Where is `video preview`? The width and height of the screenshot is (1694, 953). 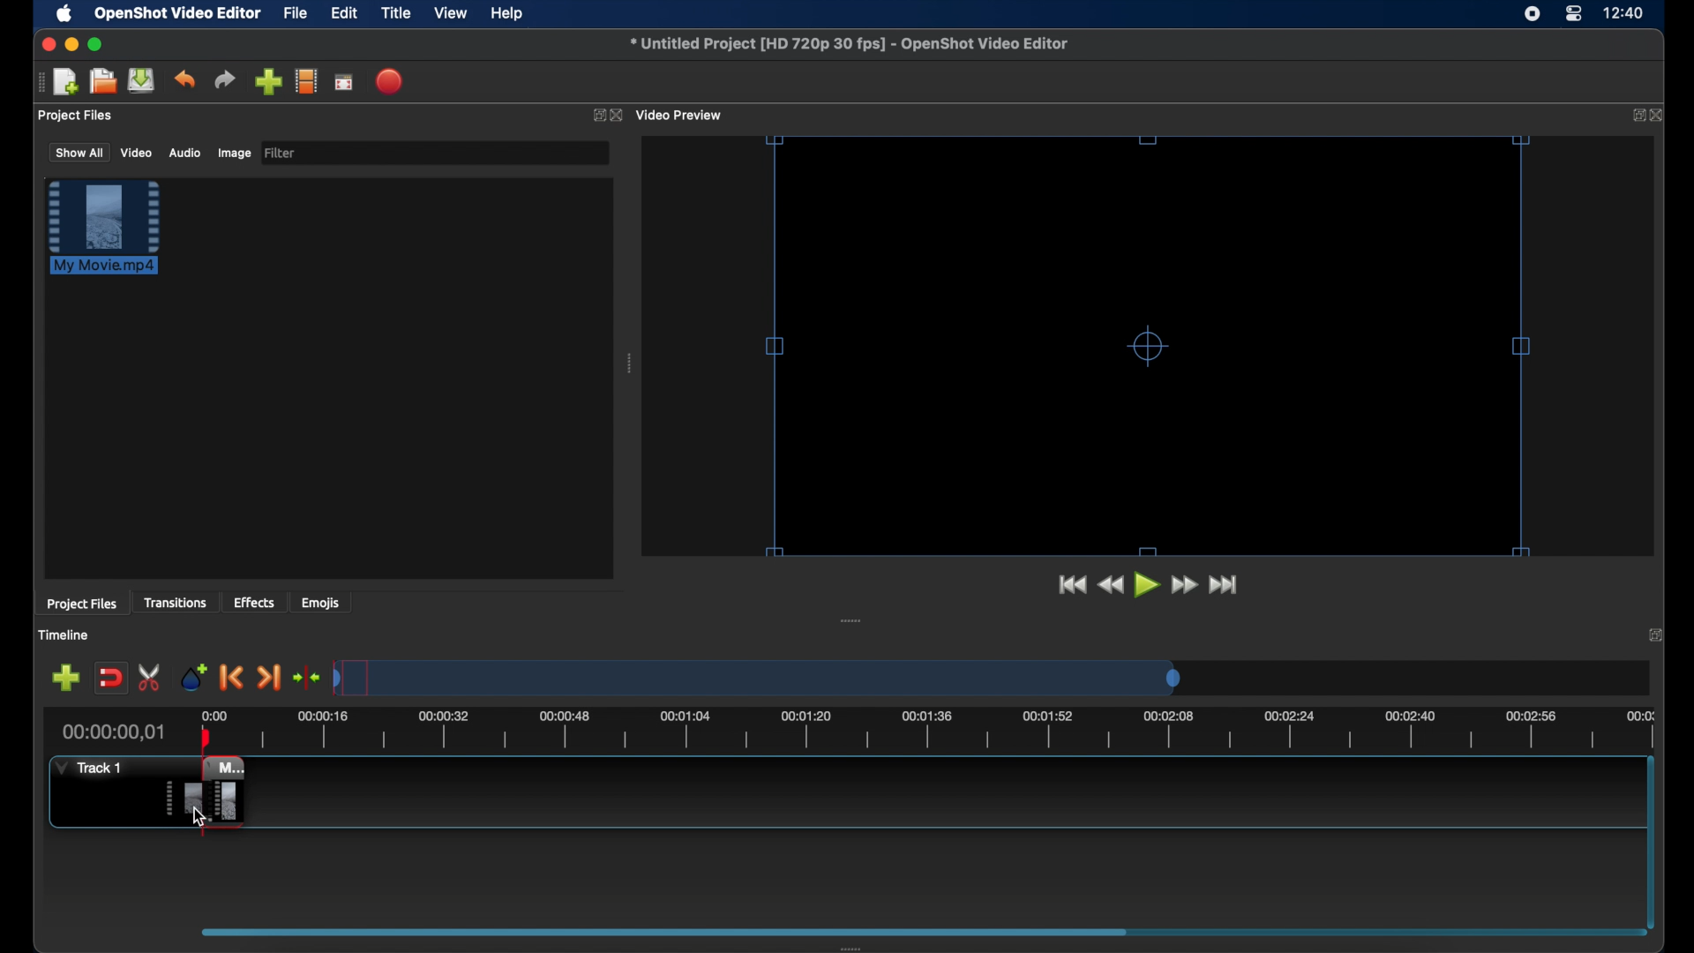
video preview is located at coordinates (681, 116).